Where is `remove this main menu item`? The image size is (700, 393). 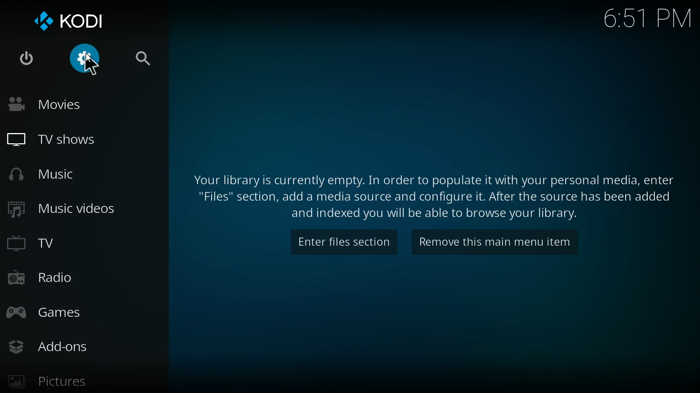 remove this main menu item is located at coordinates (504, 242).